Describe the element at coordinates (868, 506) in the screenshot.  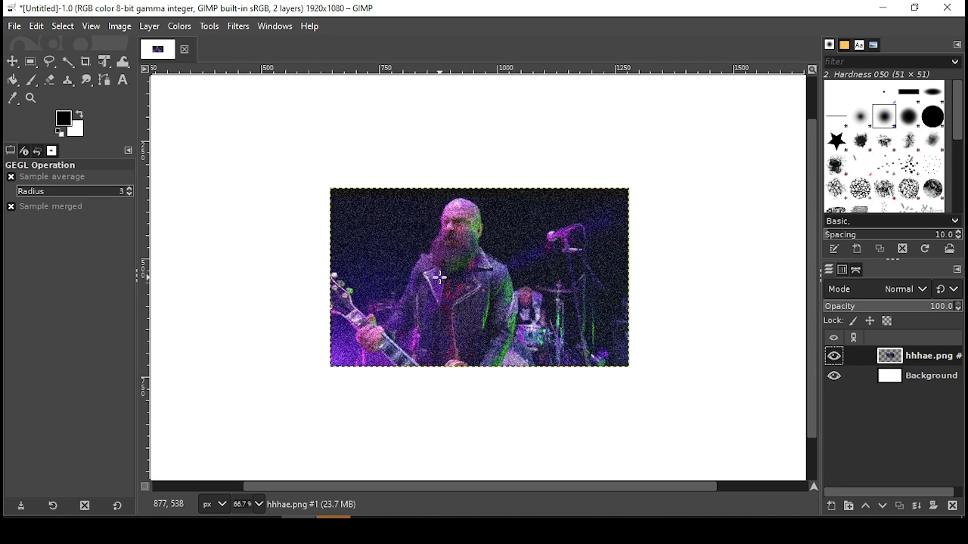
I see `move layer on step up` at that location.